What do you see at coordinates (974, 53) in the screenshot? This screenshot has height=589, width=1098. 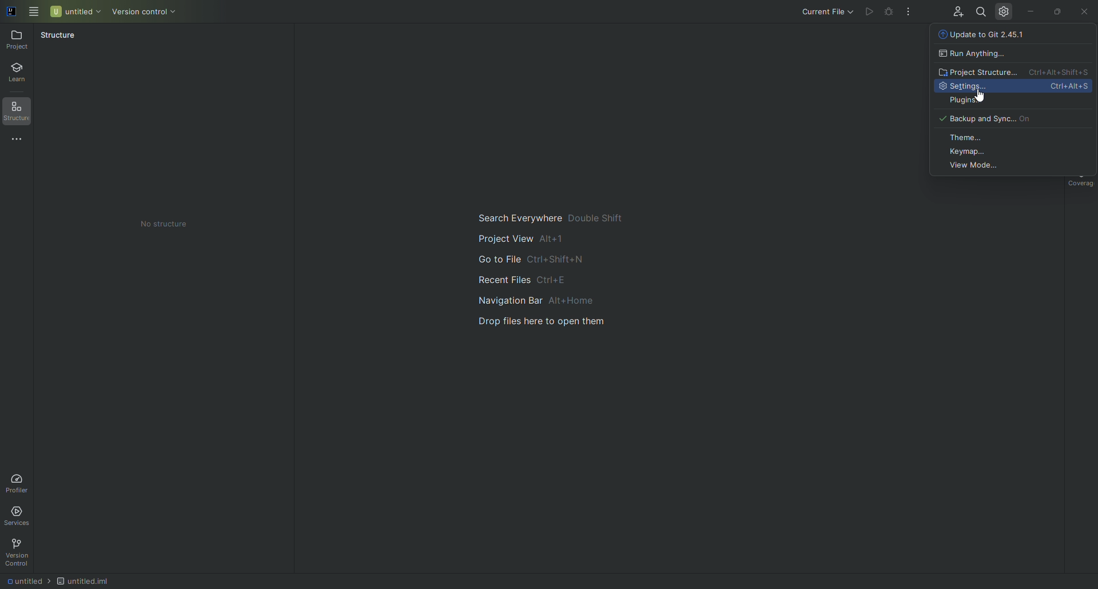 I see `Run anything` at bounding box center [974, 53].